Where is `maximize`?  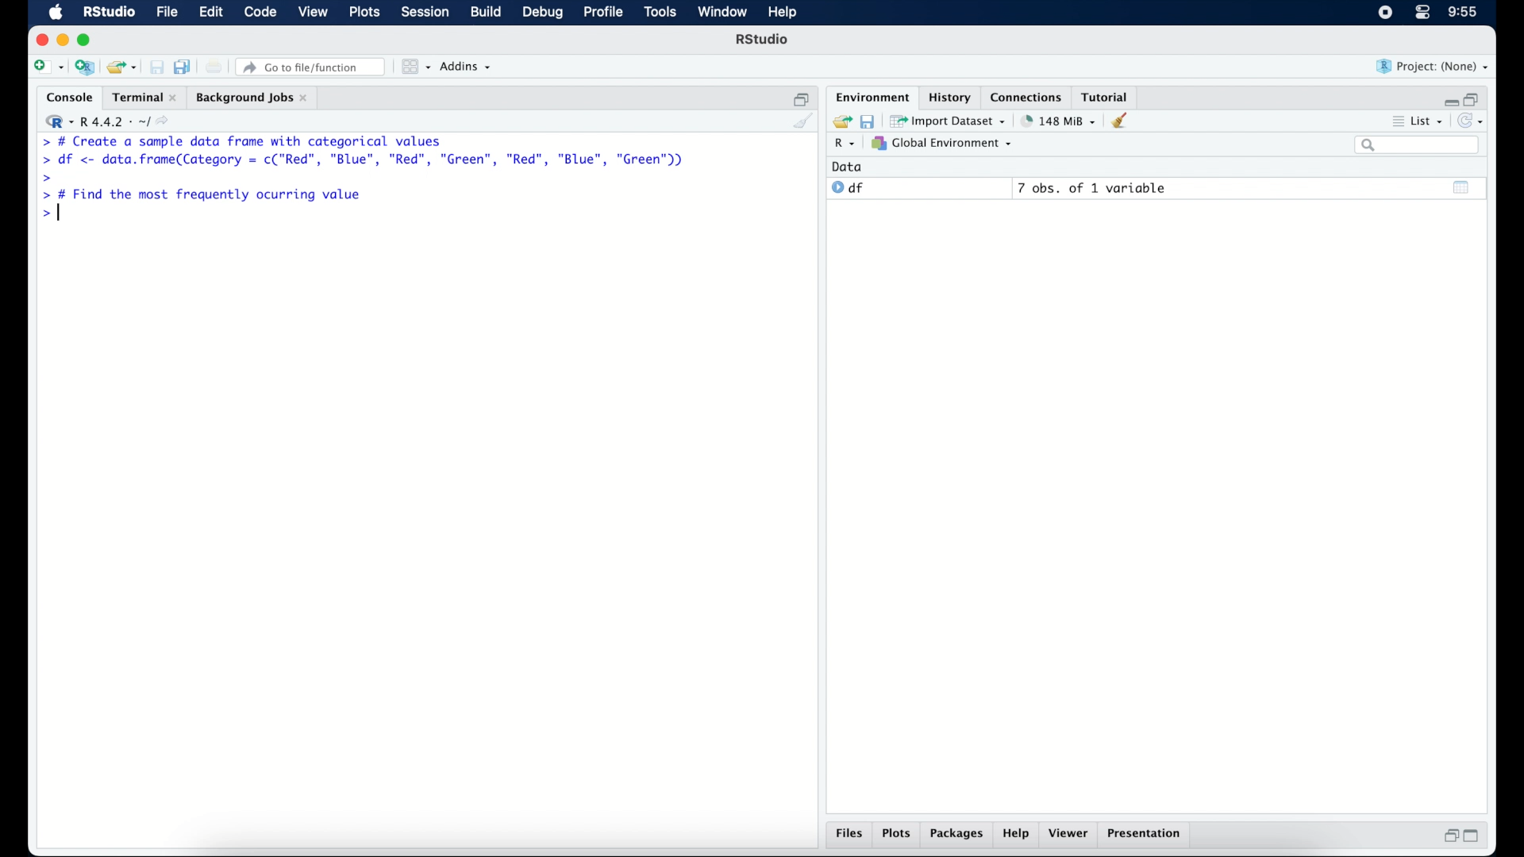 maximize is located at coordinates (1473, 838).